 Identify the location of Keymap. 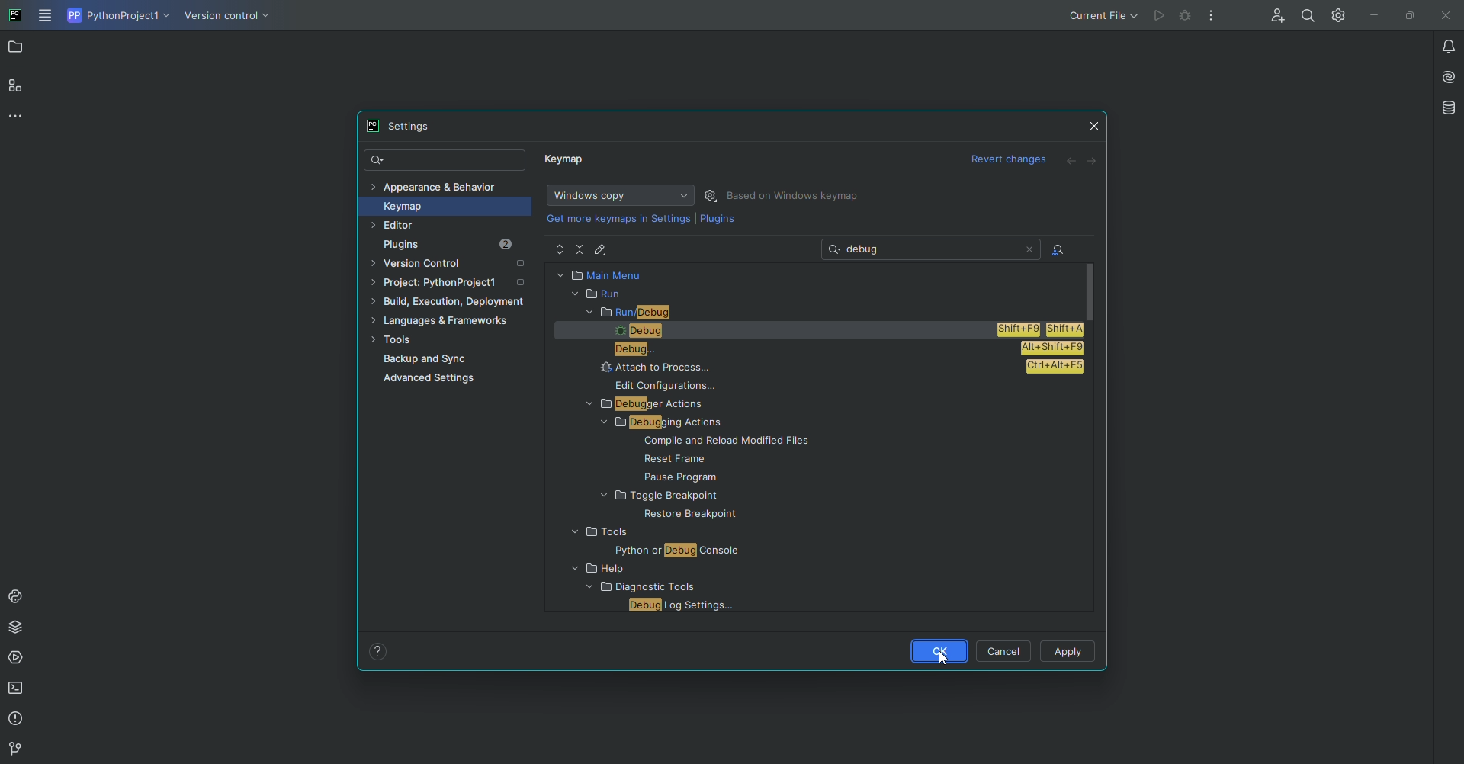
(439, 206).